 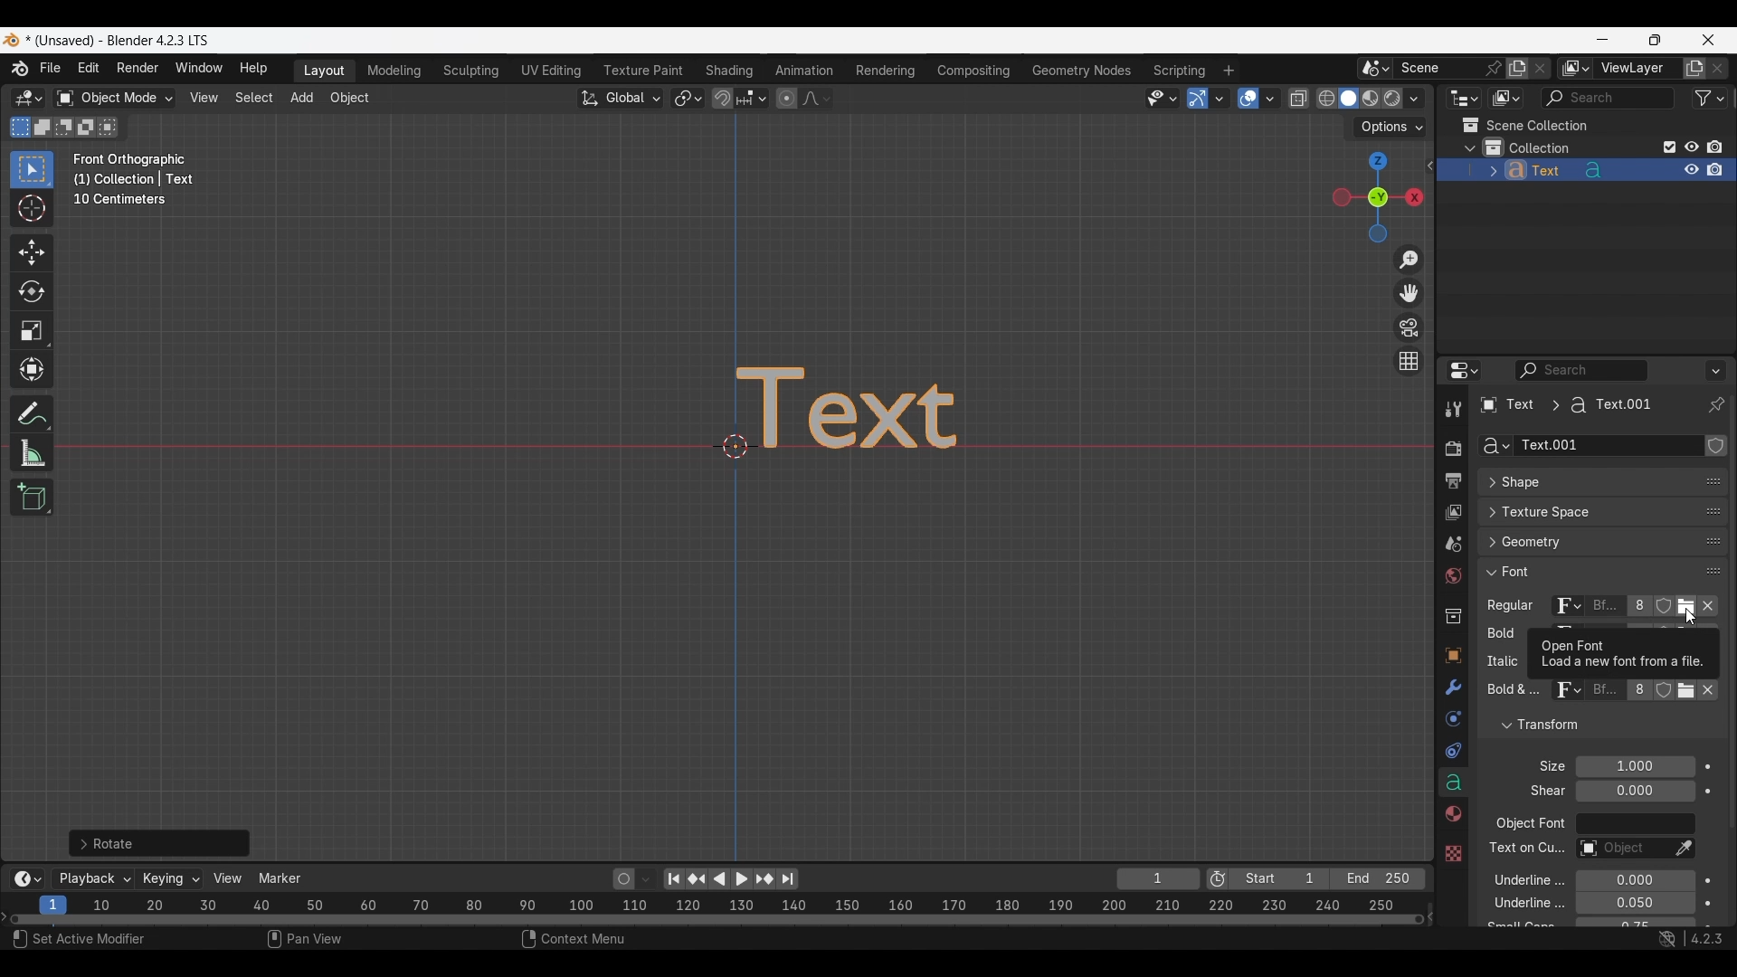 What do you see at coordinates (1453, 783) in the screenshot?
I see `Data, current selection` at bounding box center [1453, 783].